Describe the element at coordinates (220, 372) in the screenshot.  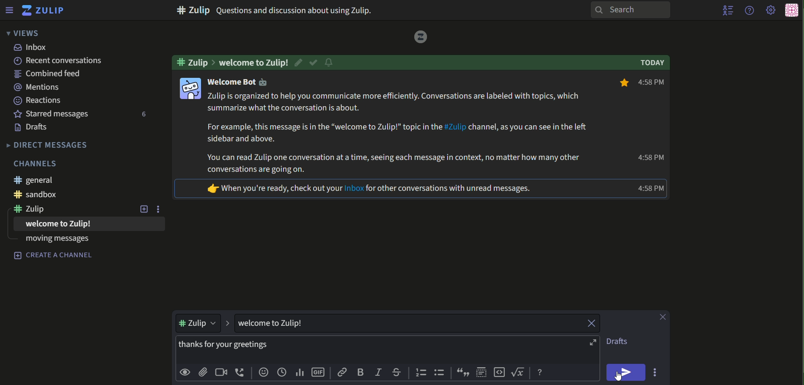
I see `add video call` at that location.